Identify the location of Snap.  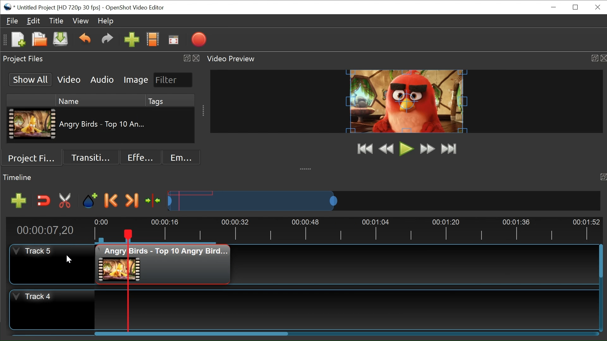
(44, 201).